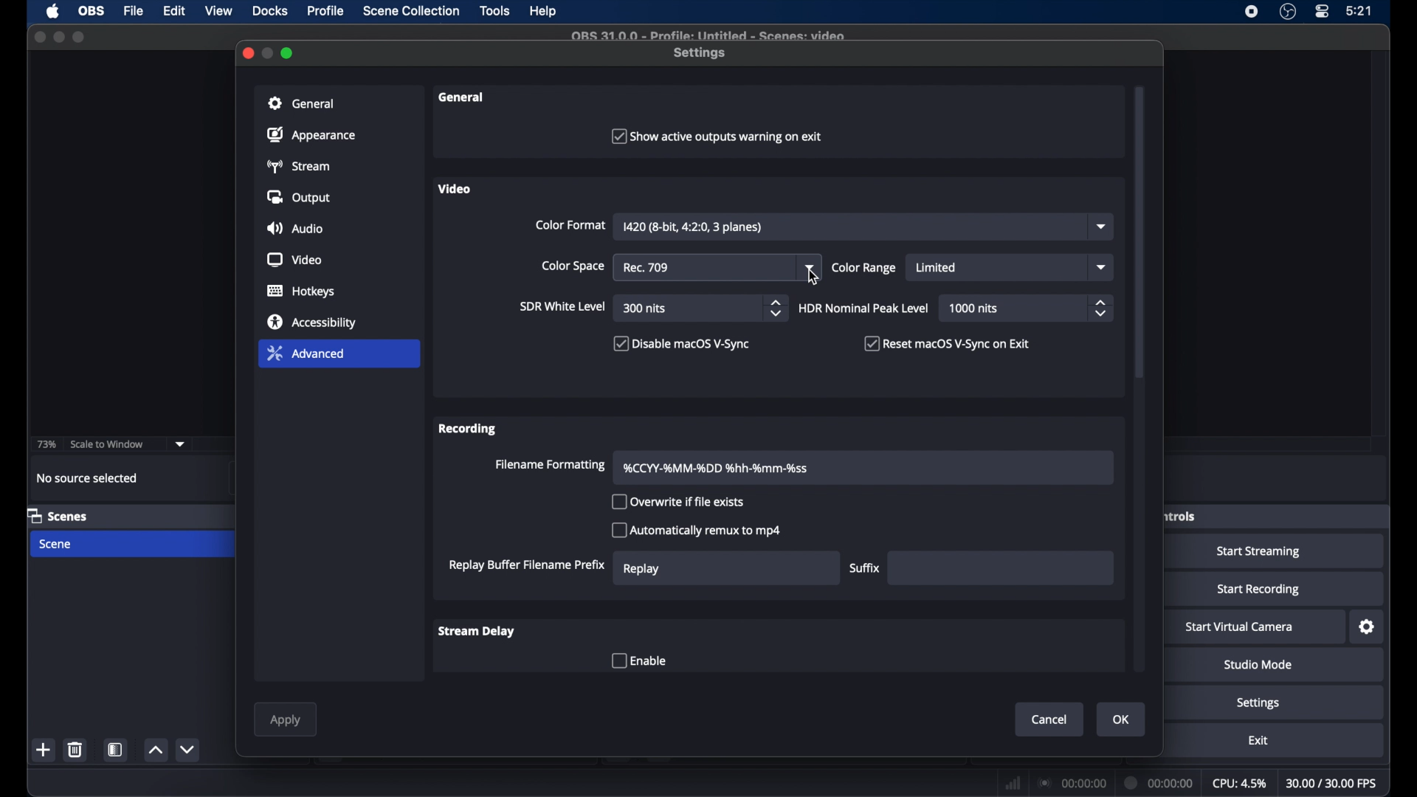 This screenshot has width=1417, height=797. Describe the element at coordinates (269, 54) in the screenshot. I see `minimize` at that location.